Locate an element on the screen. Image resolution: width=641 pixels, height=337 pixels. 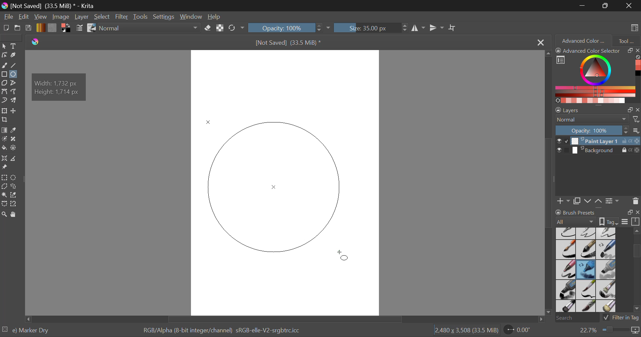
Layer Settings is located at coordinates (598, 108).